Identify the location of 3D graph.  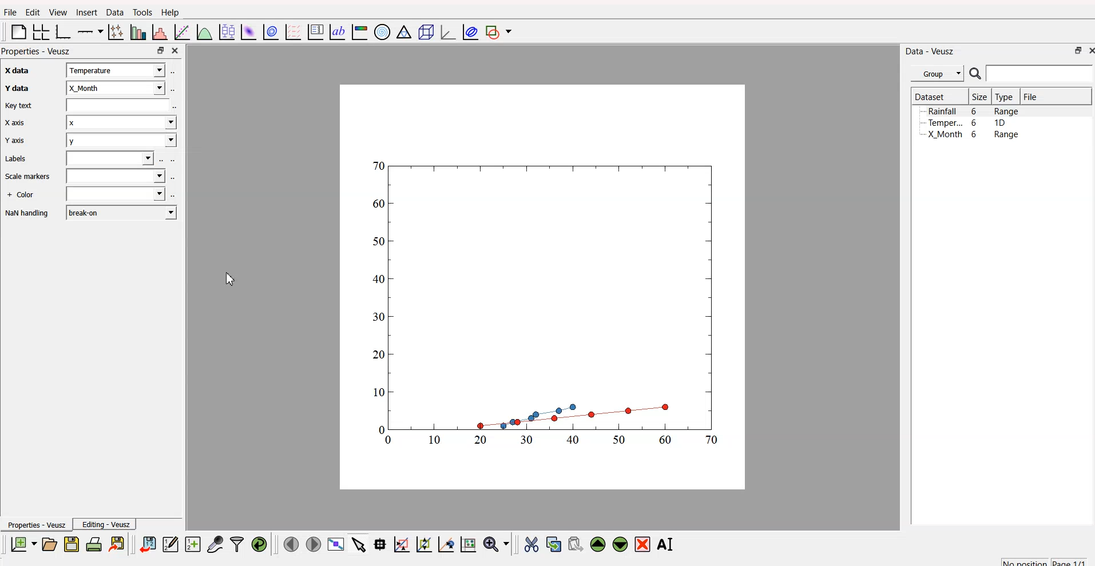
(444, 31).